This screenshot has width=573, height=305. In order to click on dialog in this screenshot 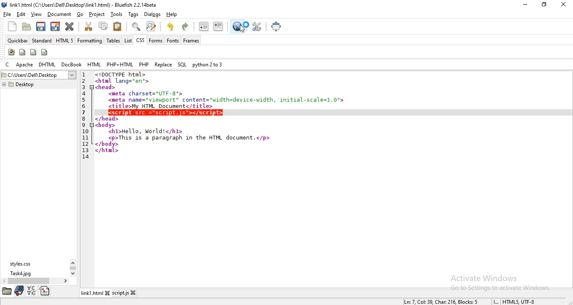, I will do `click(152, 14)`.